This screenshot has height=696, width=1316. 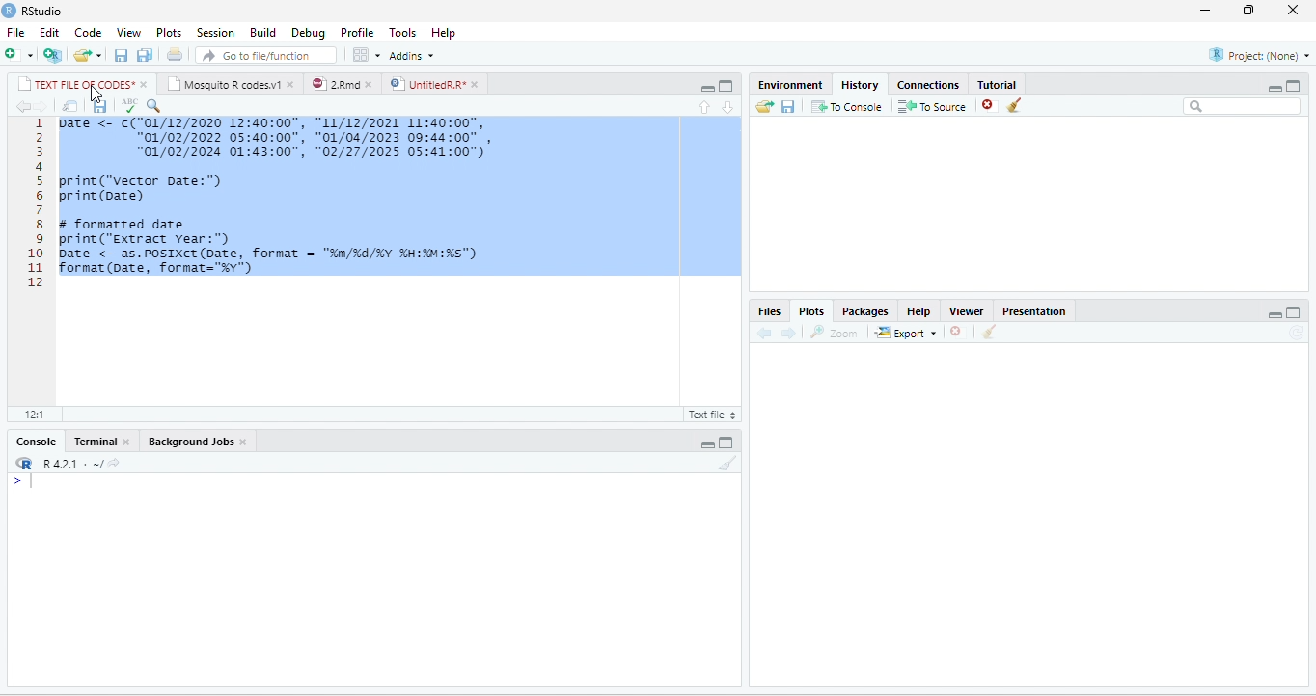 I want to click on open in new window, so click(x=71, y=106).